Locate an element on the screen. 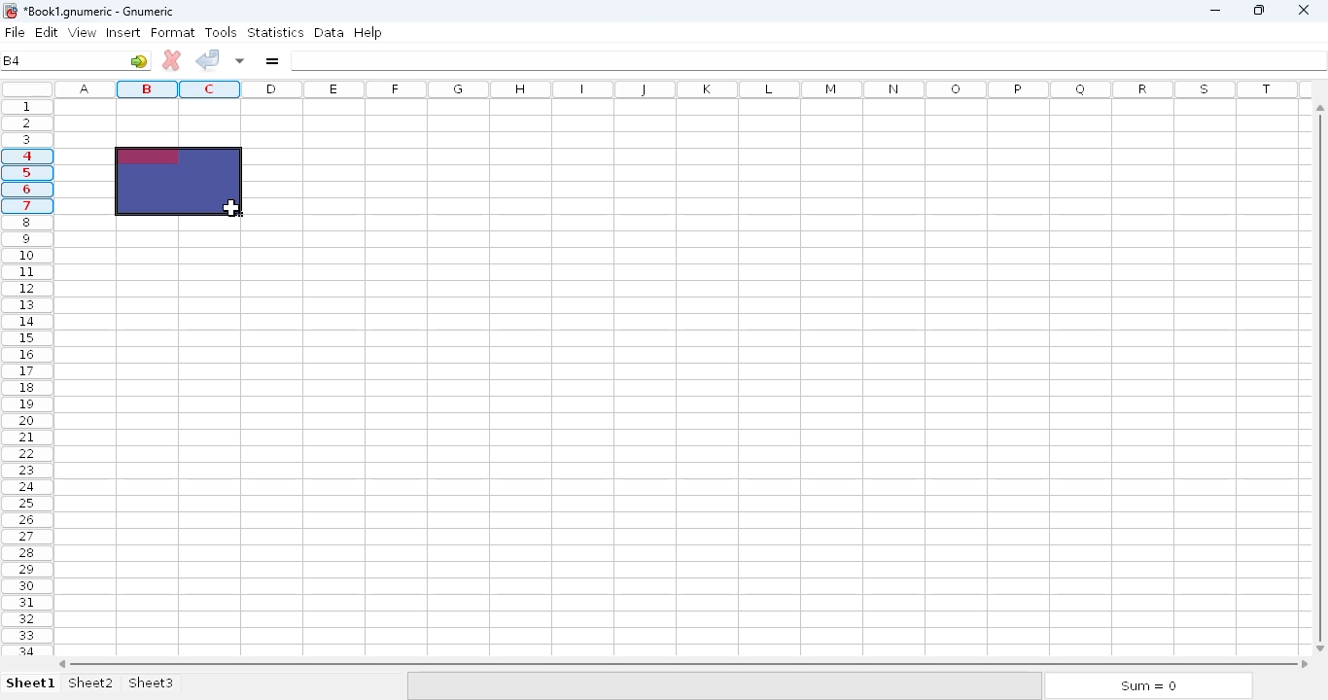  cursor is located at coordinates (232, 207).